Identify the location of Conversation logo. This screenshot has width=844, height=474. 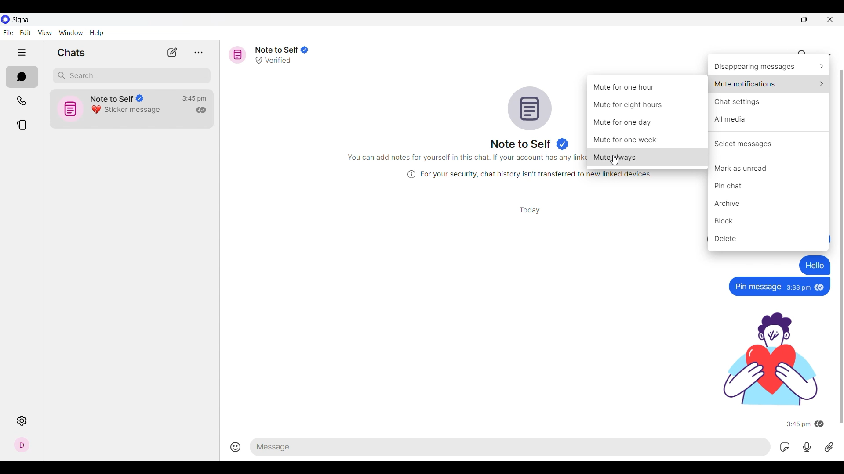
(530, 108).